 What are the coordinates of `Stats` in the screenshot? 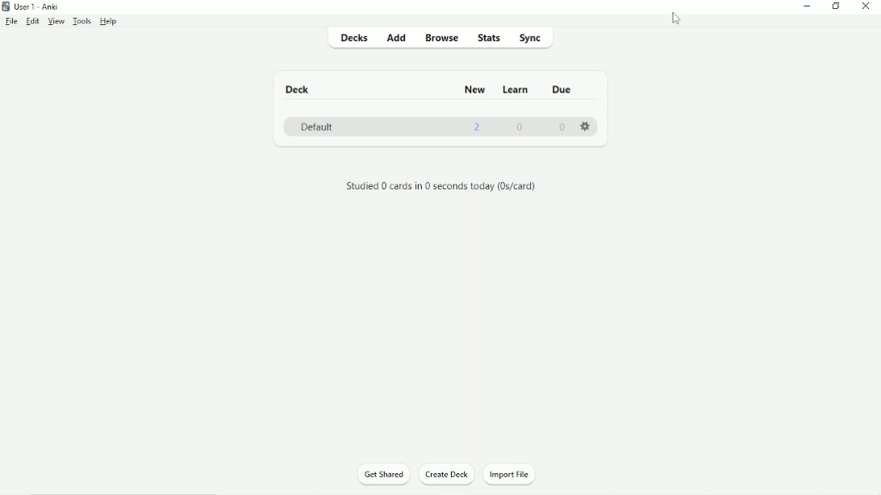 It's located at (490, 37).